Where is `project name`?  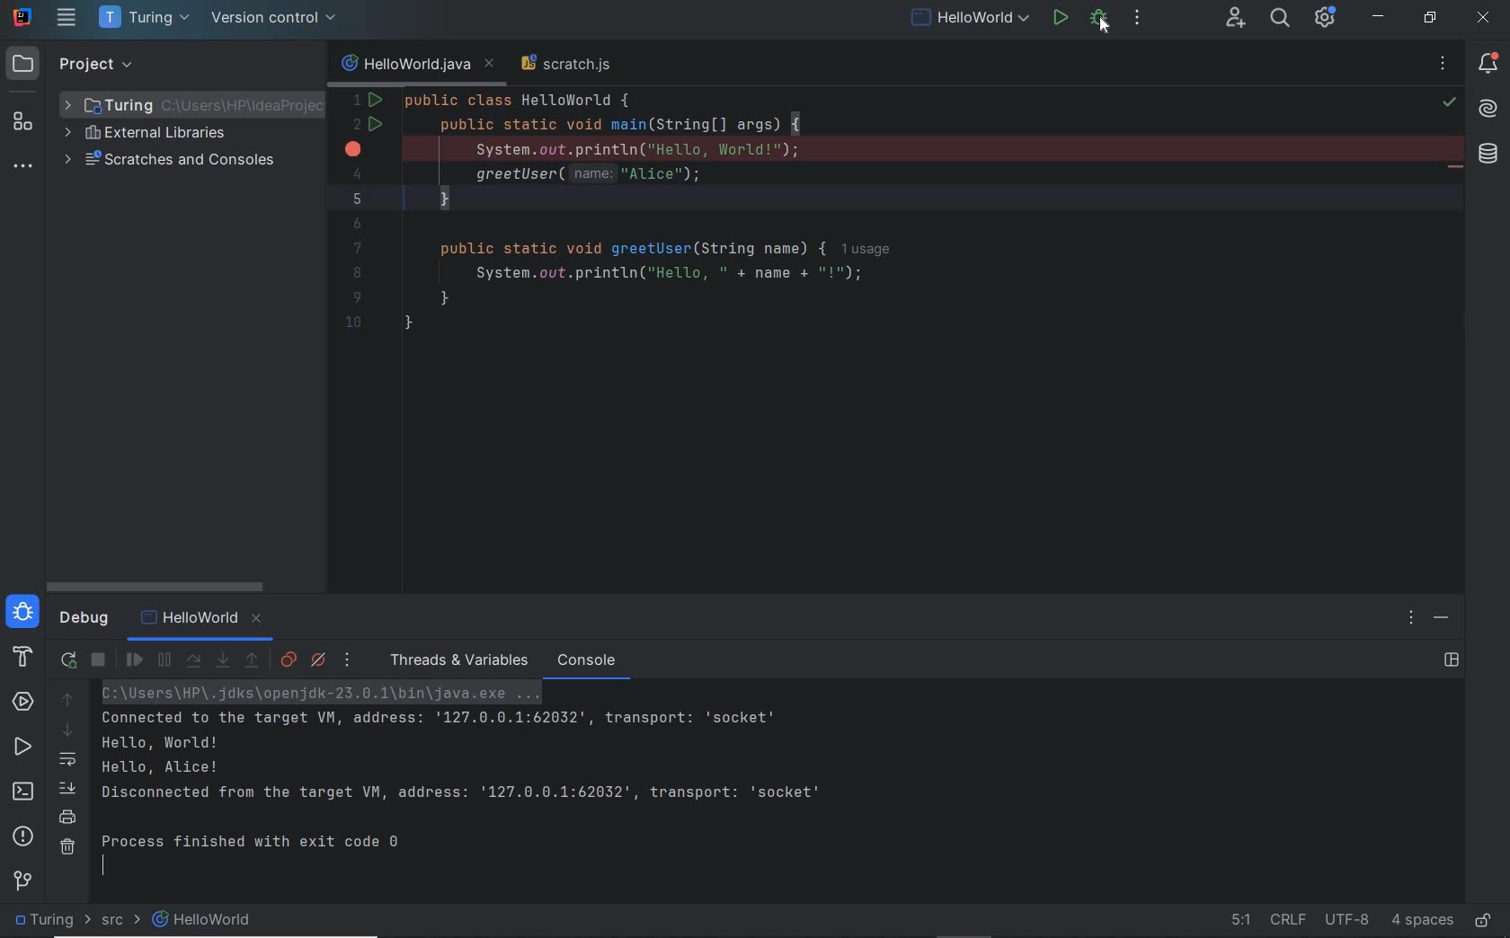
project name is located at coordinates (144, 20).